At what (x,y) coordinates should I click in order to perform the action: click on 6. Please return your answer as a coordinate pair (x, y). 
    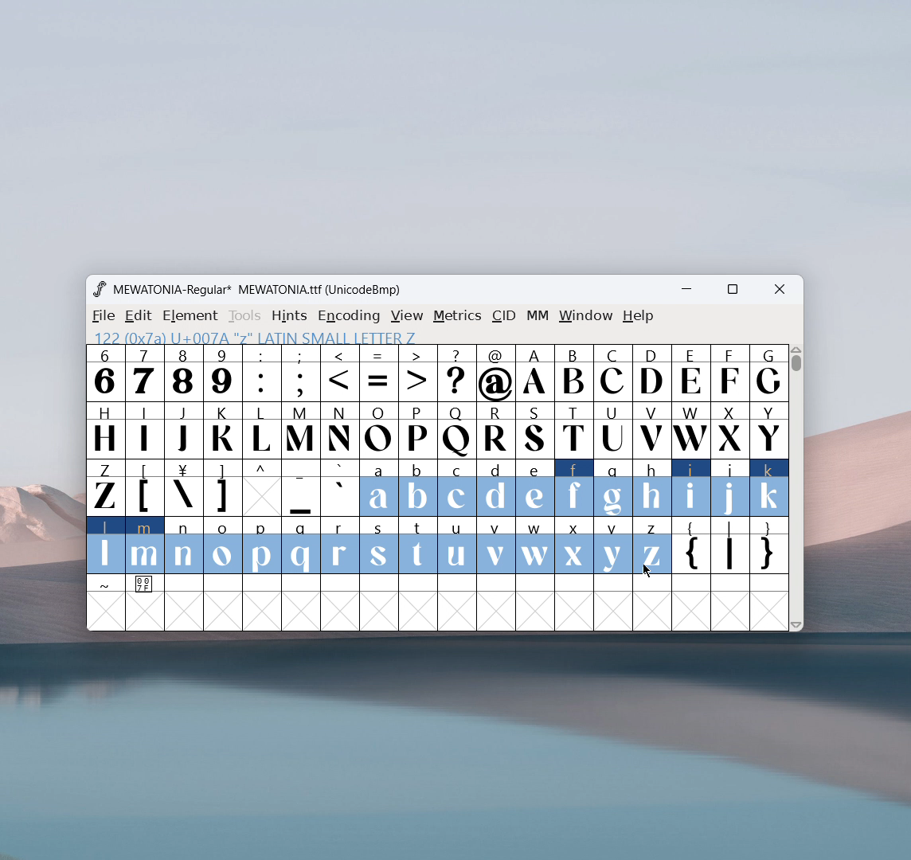
    Looking at the image, I should click on (105, 373).